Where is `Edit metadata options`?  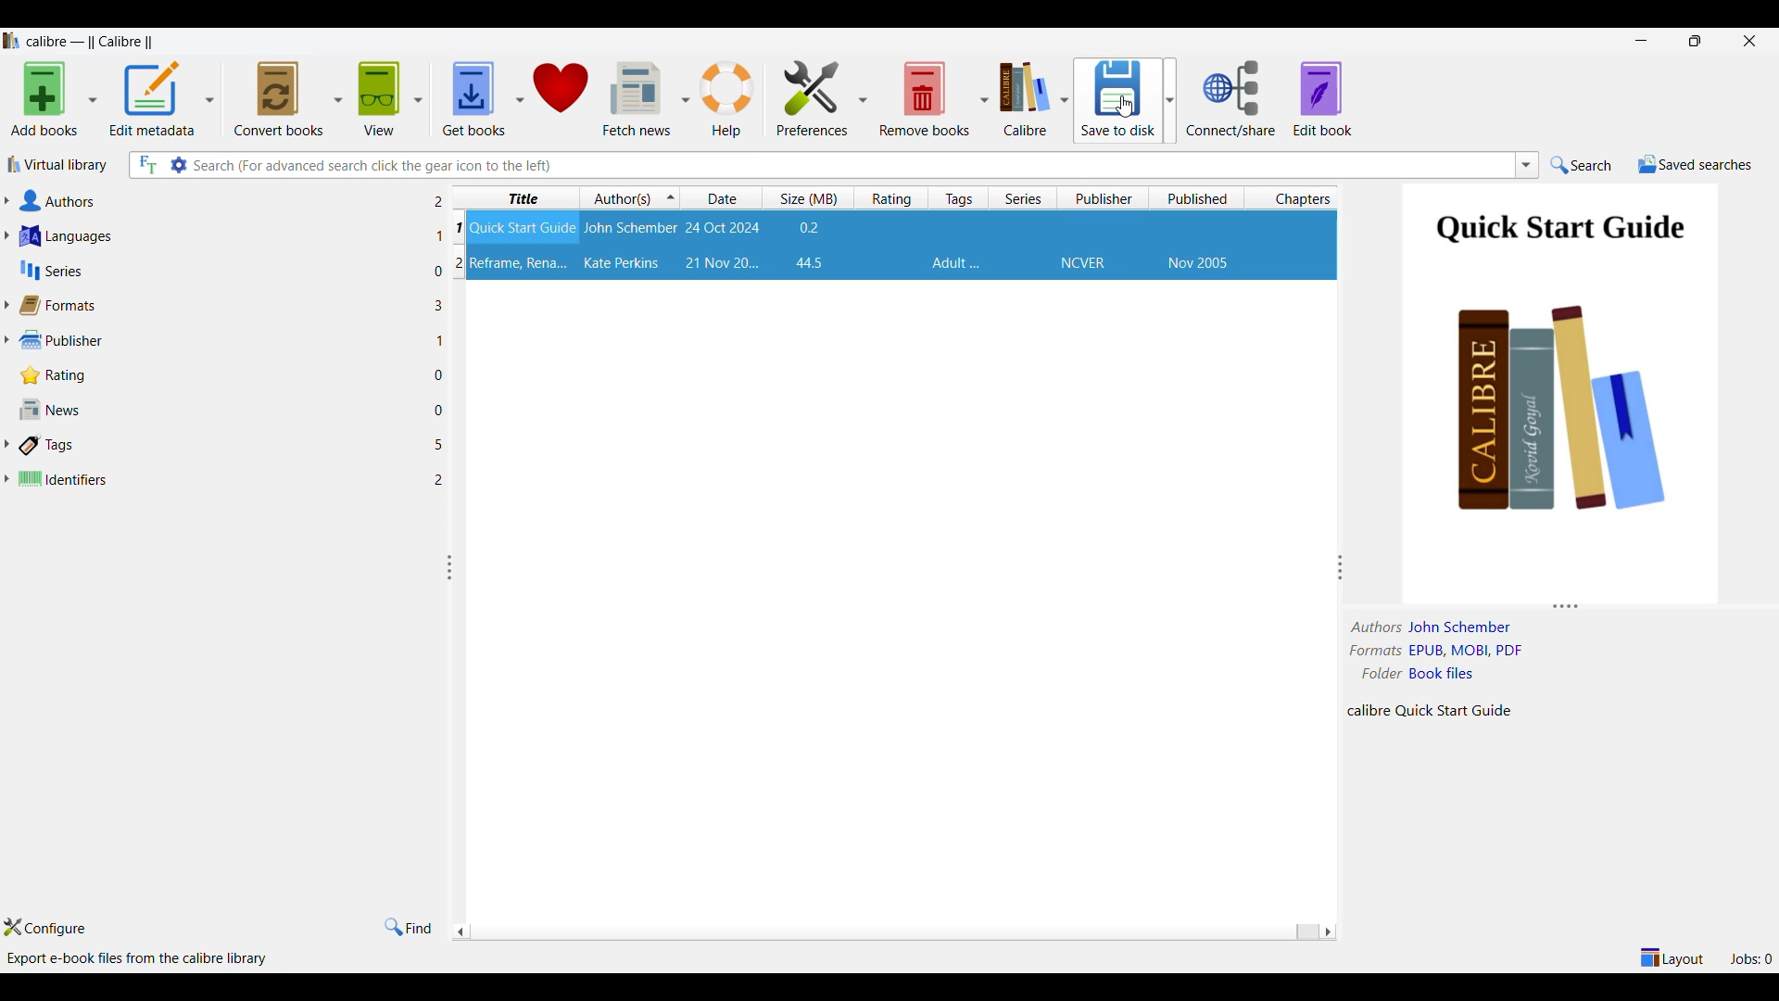
Edit metadata options is located at coordinates (161, 99).